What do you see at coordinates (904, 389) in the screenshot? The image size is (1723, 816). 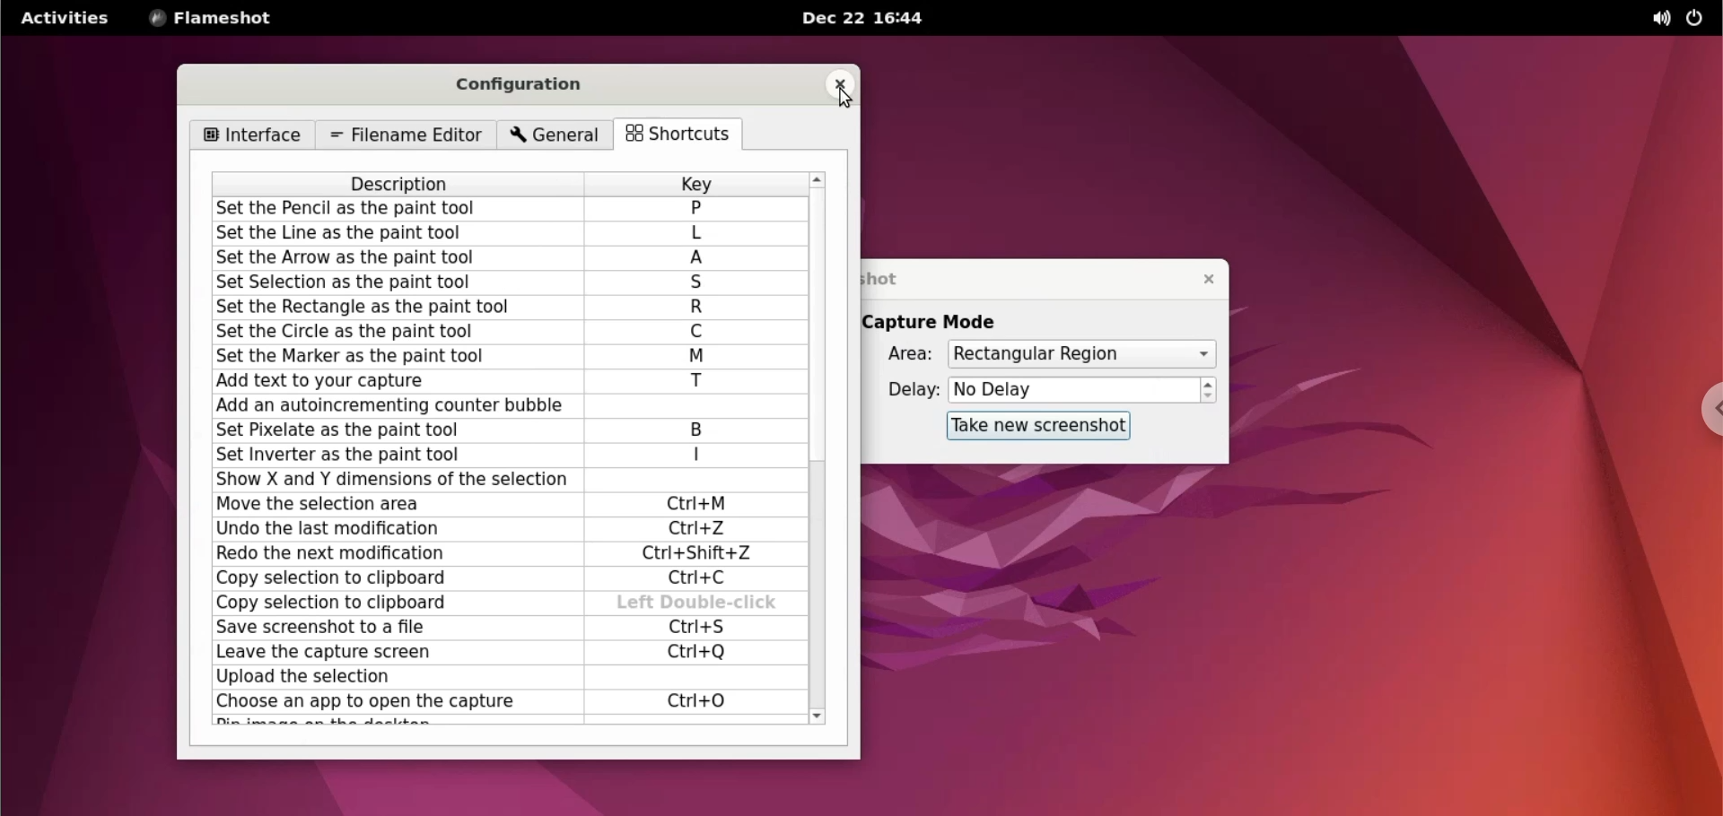 I see `delay:` at bounding box center [904, 389].